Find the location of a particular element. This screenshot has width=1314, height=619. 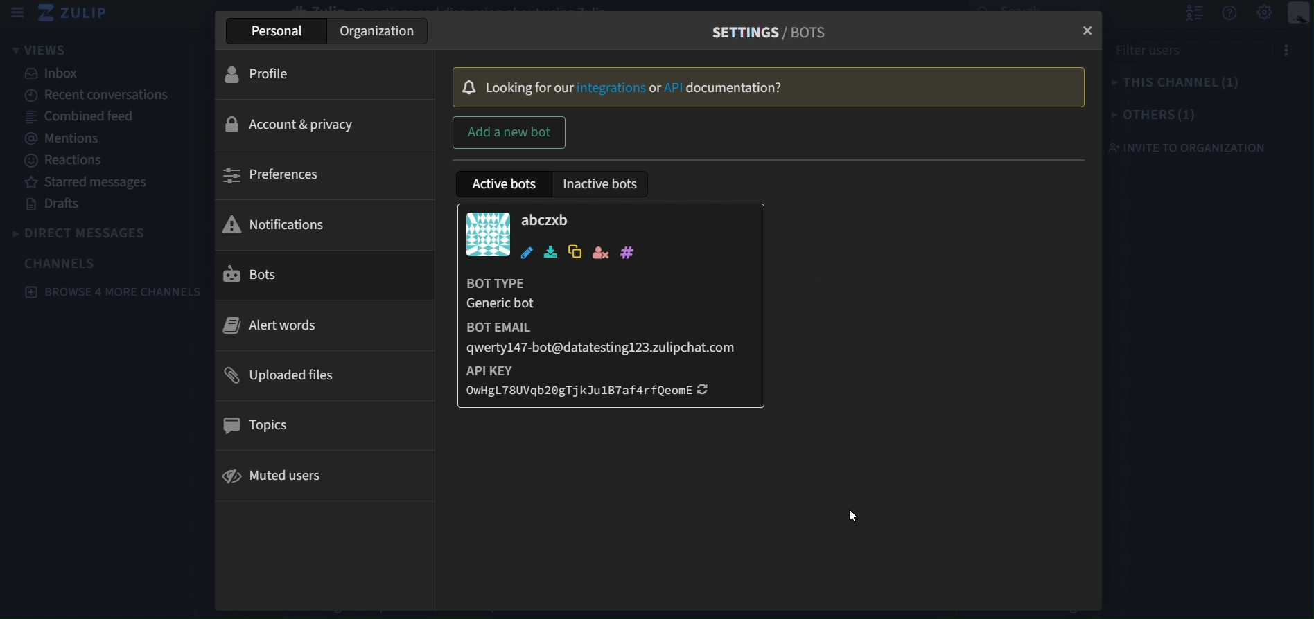

main menu is located at coordinates (1298, 14).